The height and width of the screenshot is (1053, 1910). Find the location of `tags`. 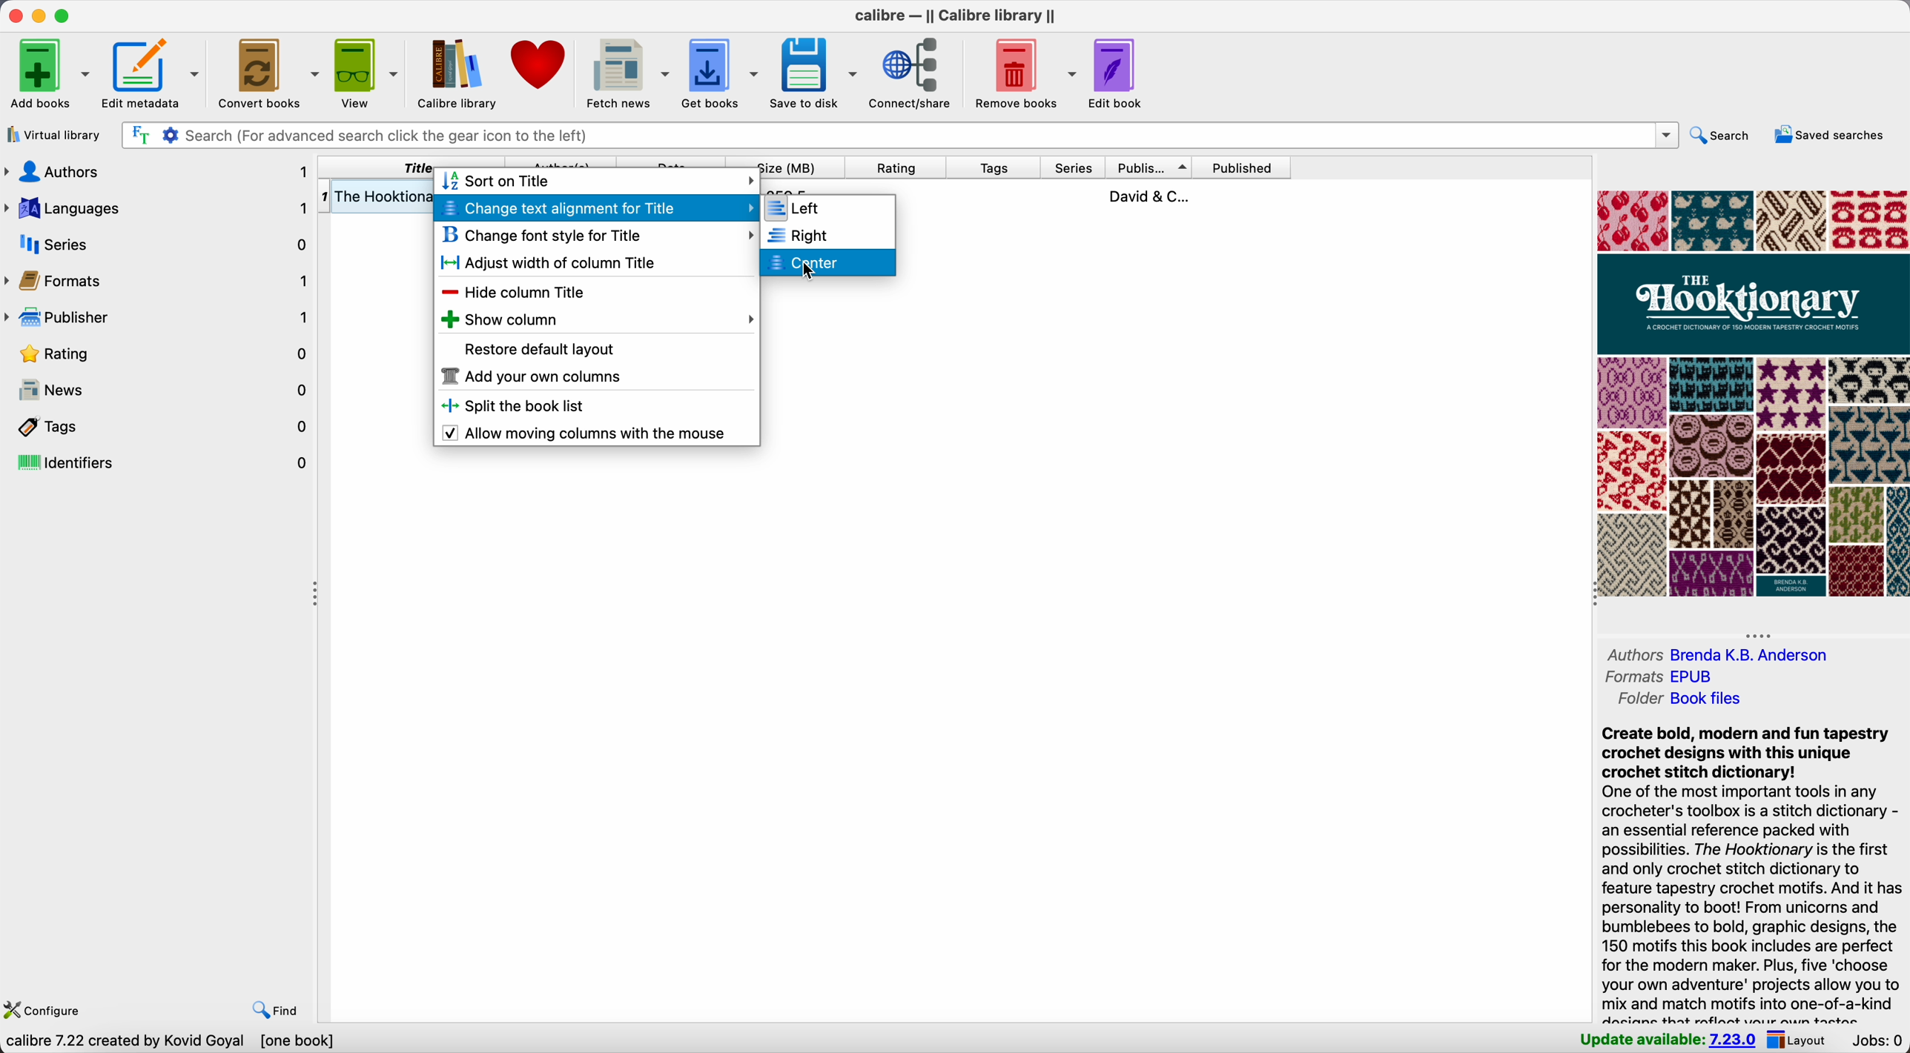

tags is located at coordinates (998, 167).